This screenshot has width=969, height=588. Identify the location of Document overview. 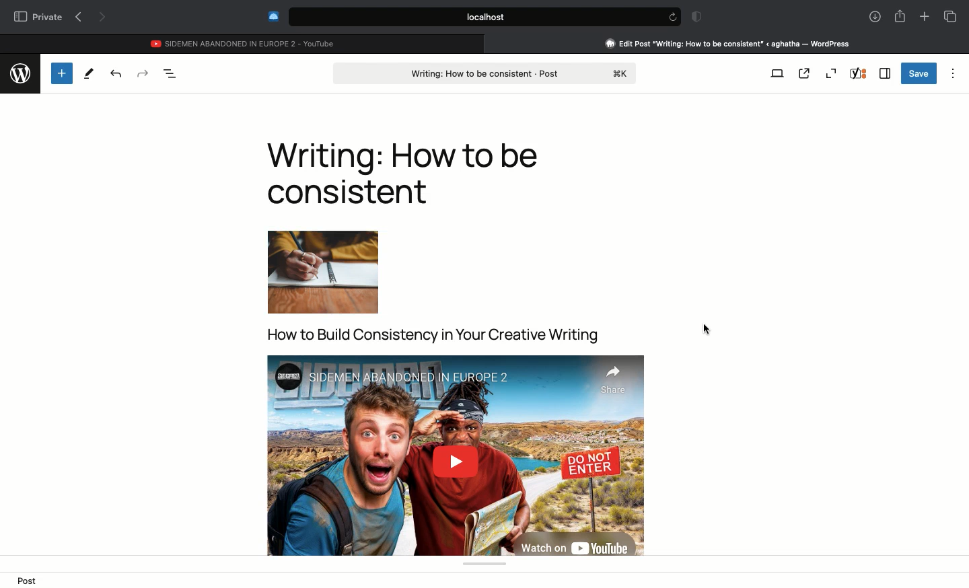
(171, 73).